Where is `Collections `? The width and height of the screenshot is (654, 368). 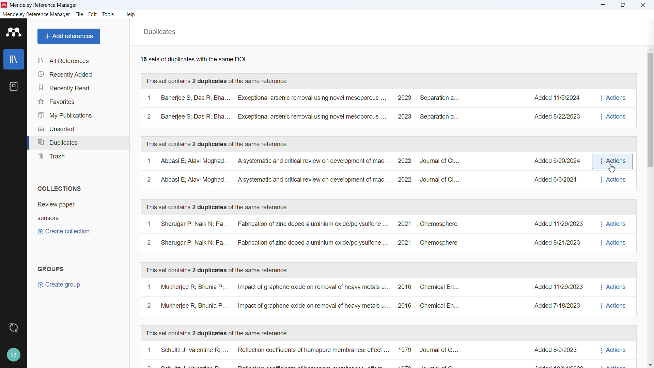
Collections  is located at coordinates (58, 189).